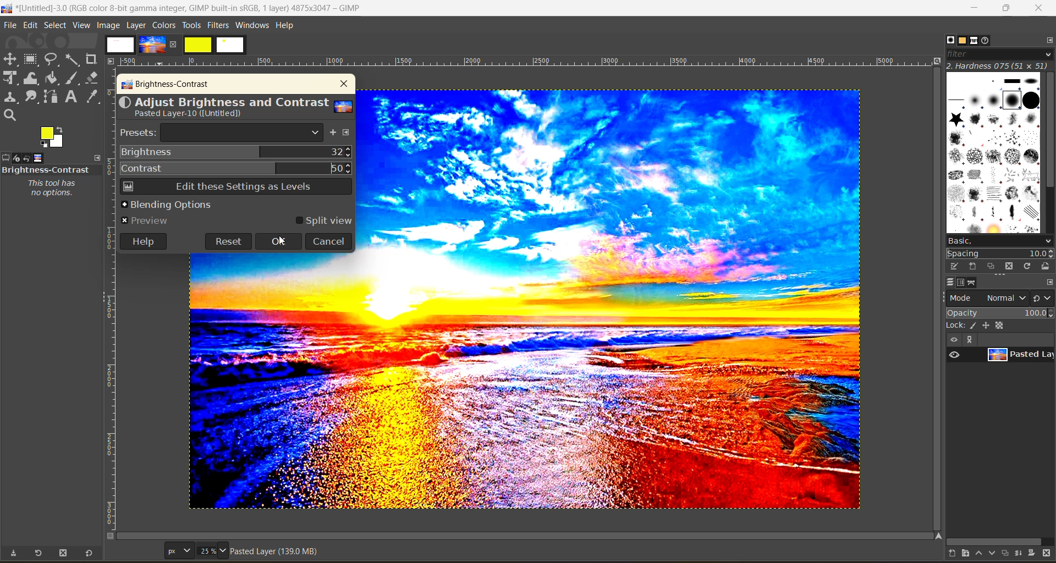 The width and height of the screenshot is (1056, 563). I want to click on save tool preset, so click(13, 553).